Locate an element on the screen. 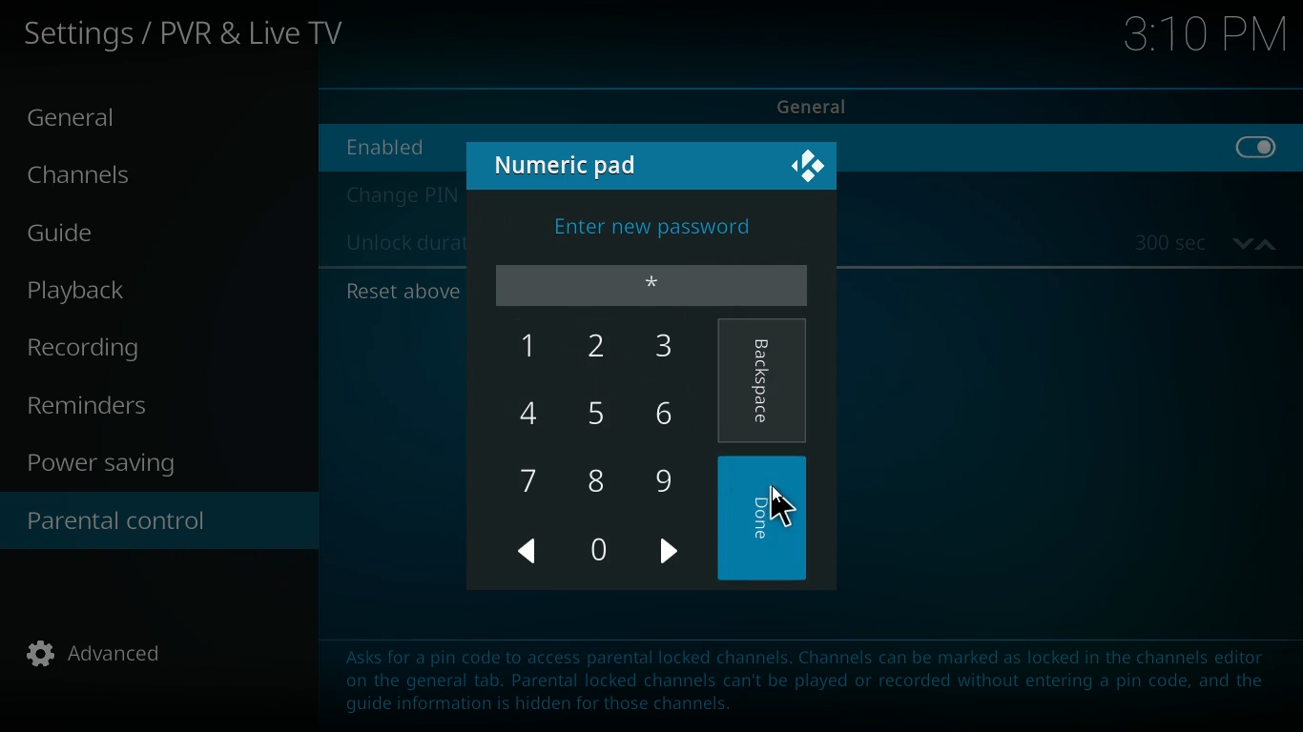  left is located at coordinates (529, 552).